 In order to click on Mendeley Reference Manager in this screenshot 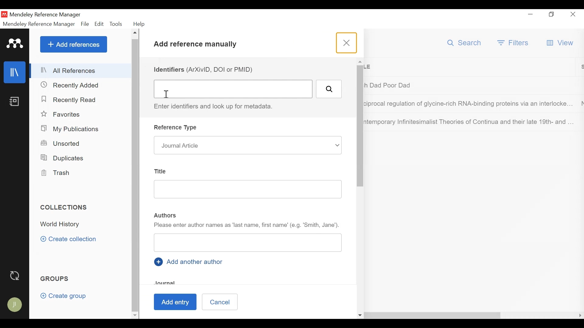, I will do `click(39, 24)`.